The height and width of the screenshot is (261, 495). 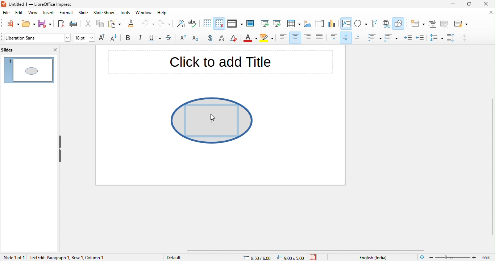 I want to click on close, so click(x=488, y=4).